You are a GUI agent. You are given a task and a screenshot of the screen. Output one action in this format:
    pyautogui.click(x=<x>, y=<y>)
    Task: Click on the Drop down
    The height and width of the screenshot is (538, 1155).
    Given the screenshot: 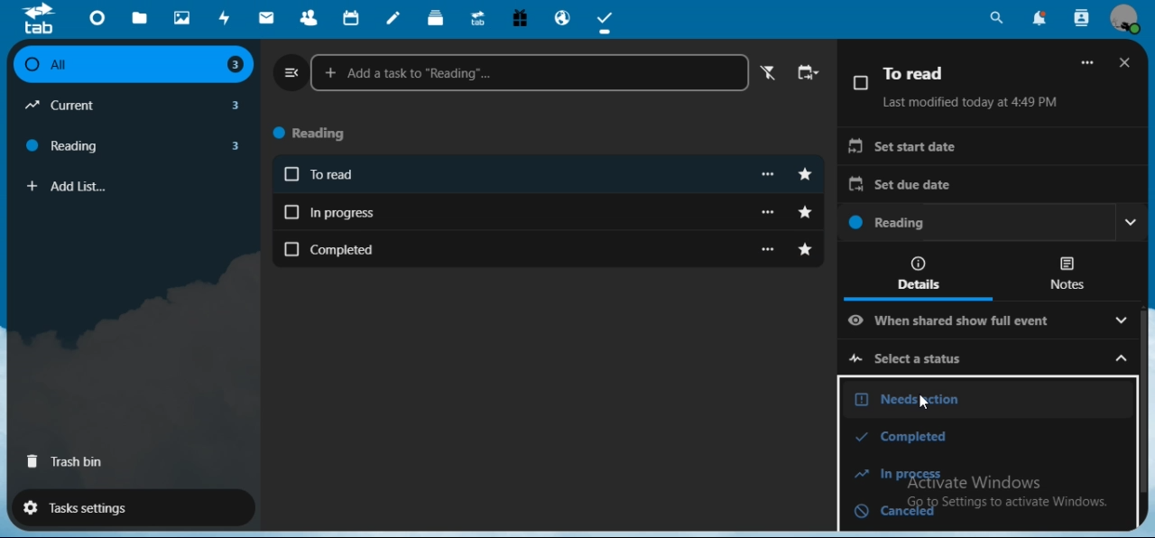 What is the action you would take?
    pyautogui.click(x=1132, y=222)
    